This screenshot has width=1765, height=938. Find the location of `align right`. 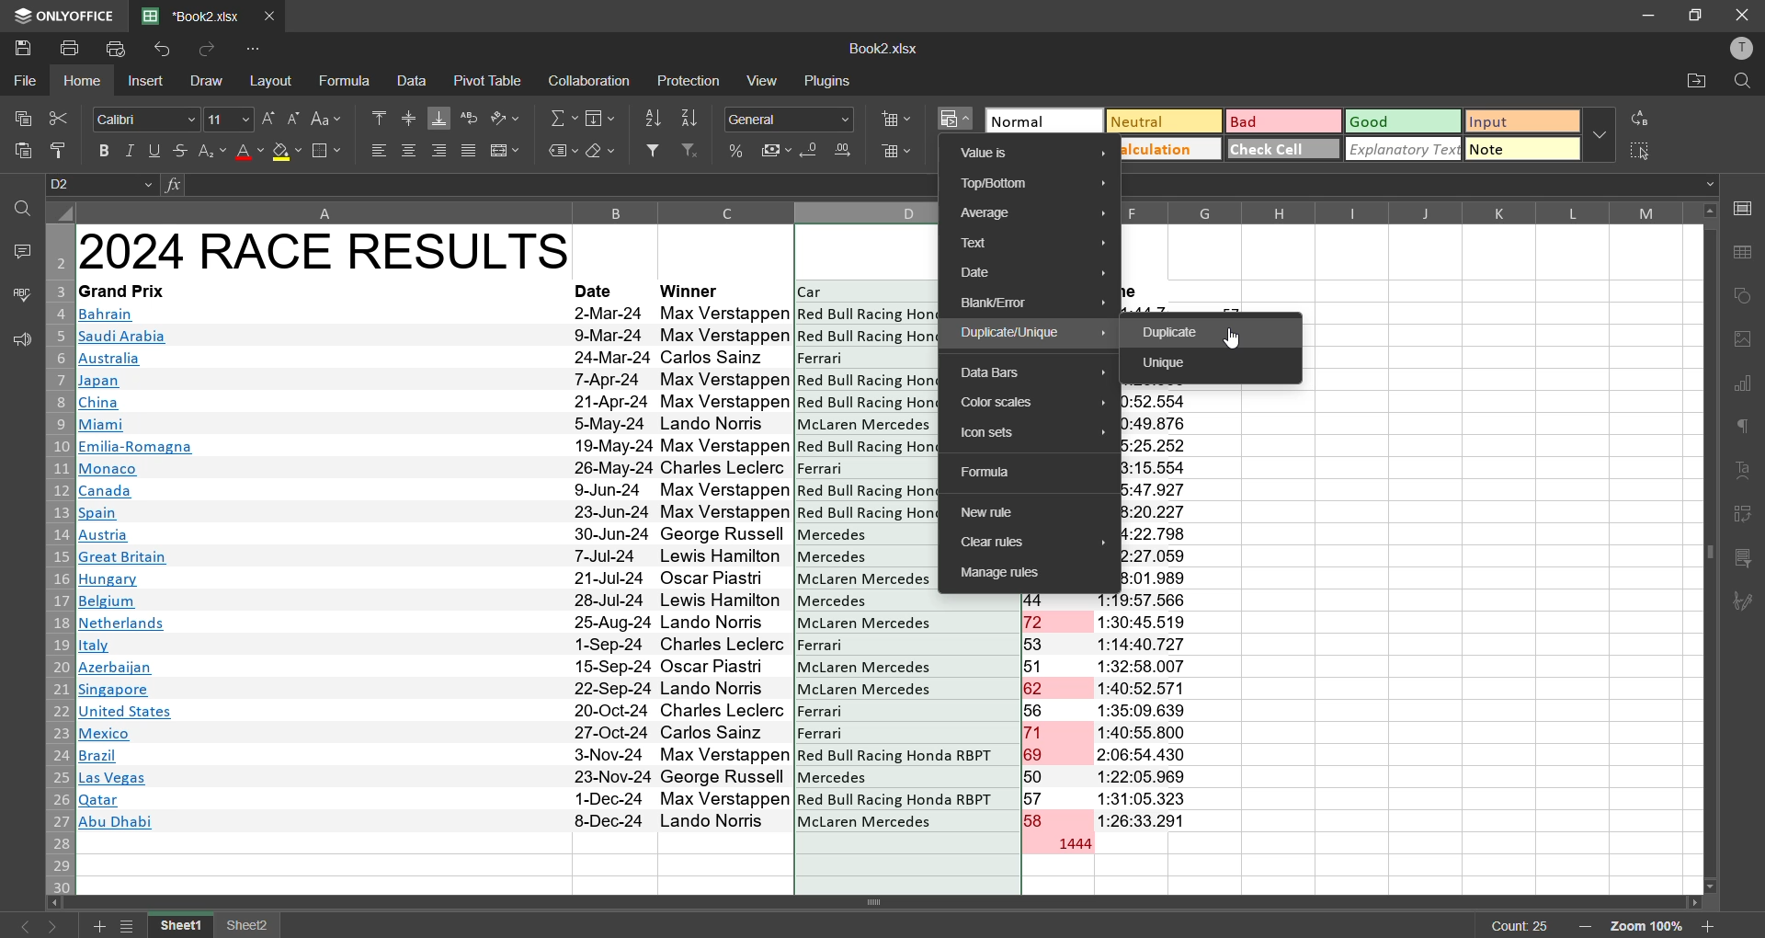

align right is located at coordinates (443, 150).